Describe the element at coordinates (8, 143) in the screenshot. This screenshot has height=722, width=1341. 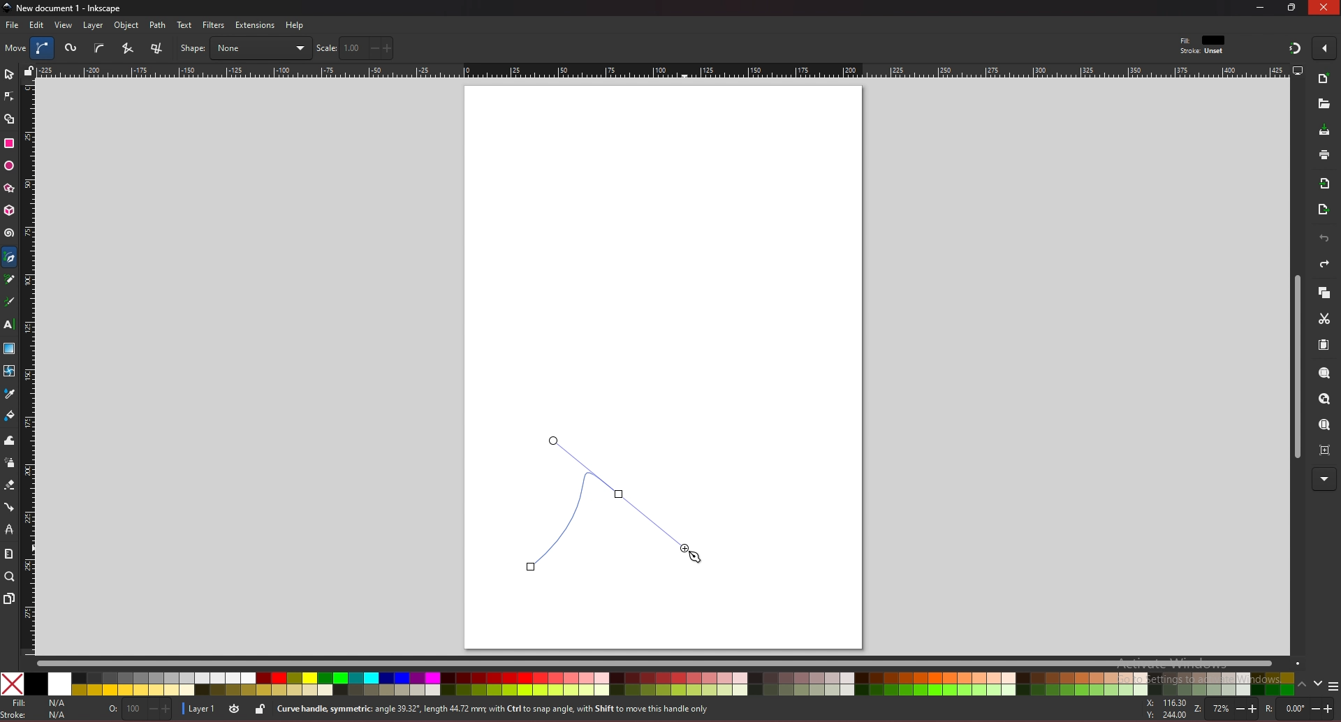
I see `rectangle` at that location.